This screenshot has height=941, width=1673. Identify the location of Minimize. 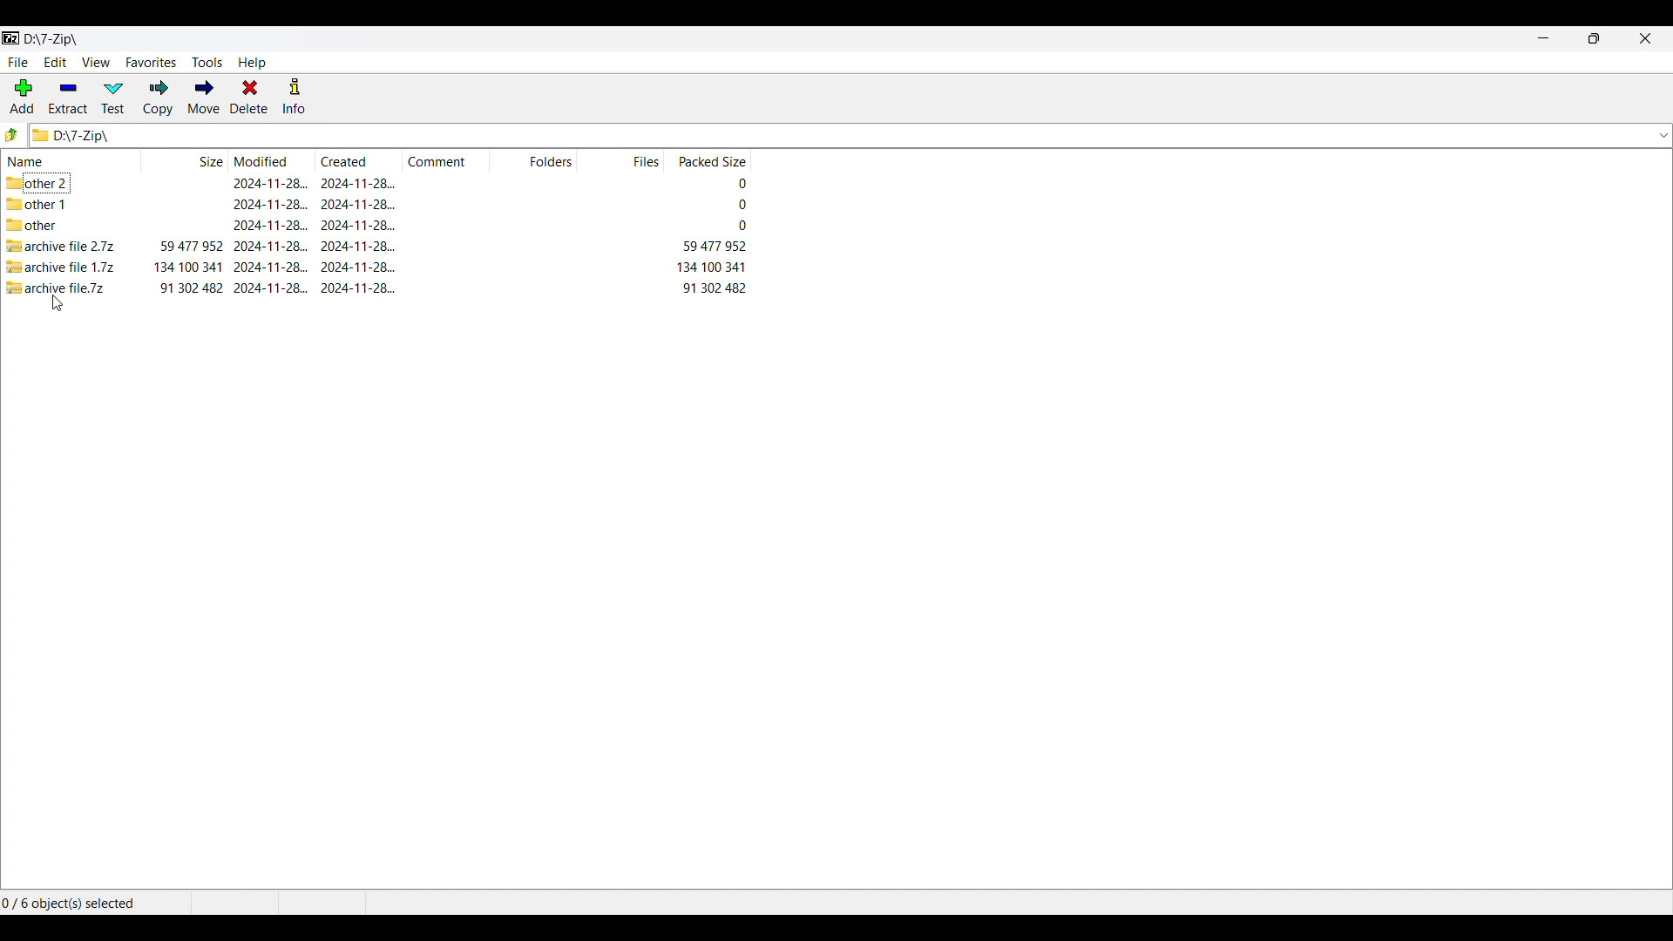
(1544, 38).